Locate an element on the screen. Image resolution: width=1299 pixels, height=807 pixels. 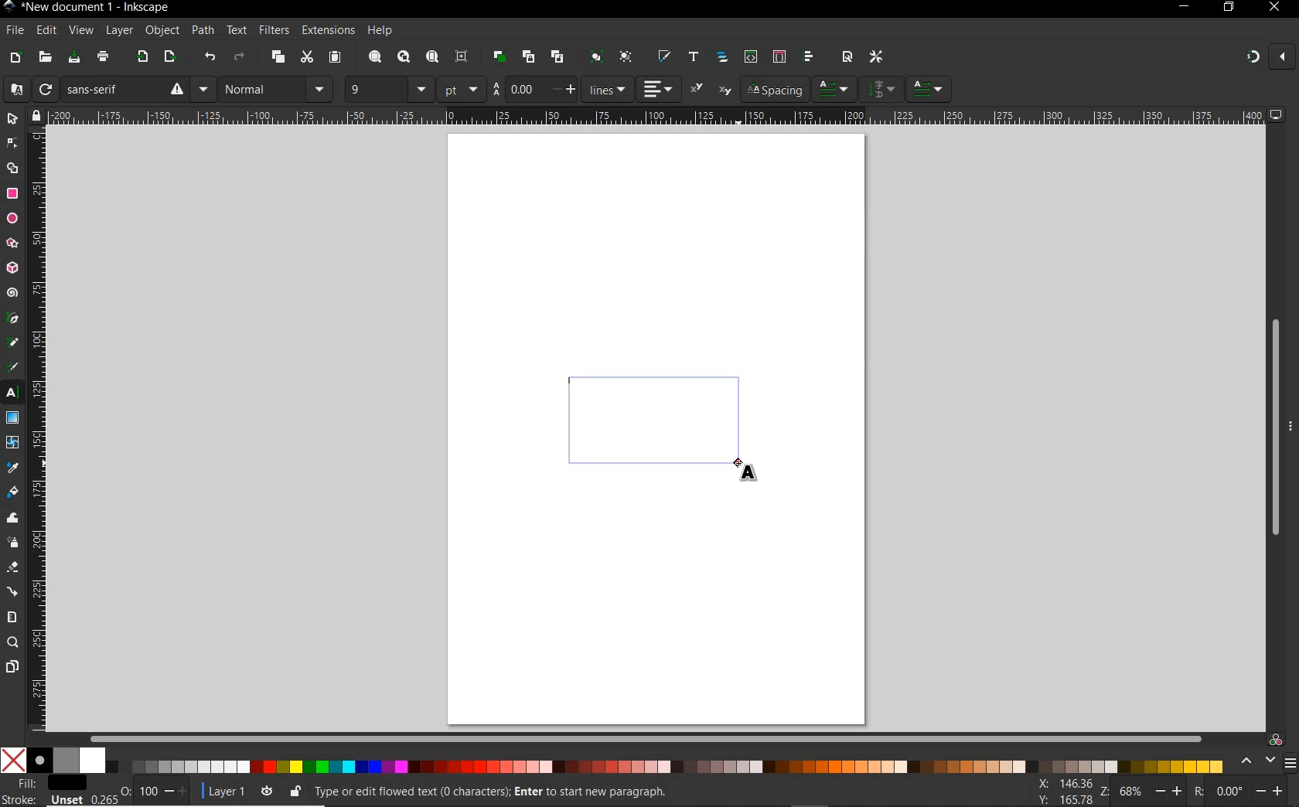
100 is located at coordinates (147, 792).